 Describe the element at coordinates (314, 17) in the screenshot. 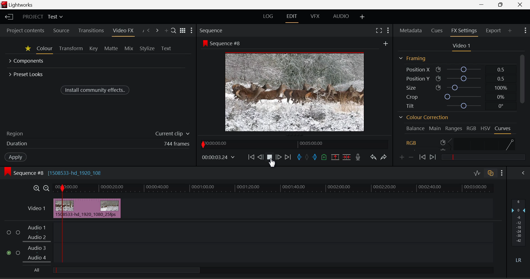

I see `VFX Layout` at that location.